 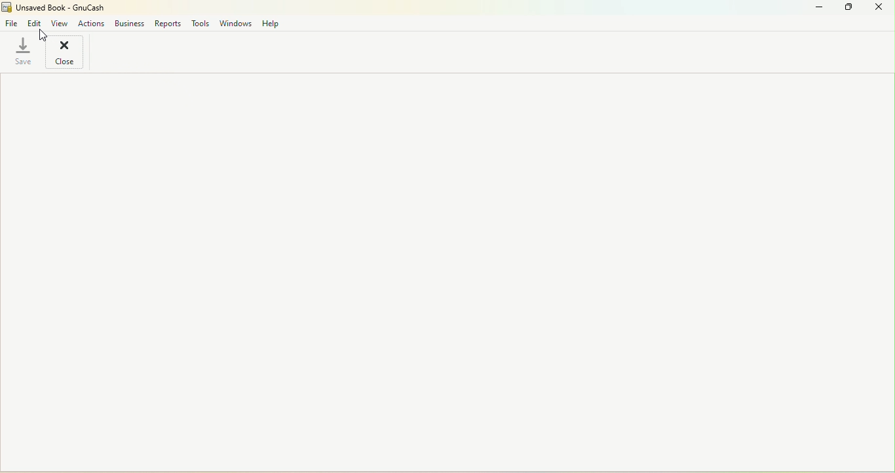 I want to click on Business, so click(x=129, y=23).